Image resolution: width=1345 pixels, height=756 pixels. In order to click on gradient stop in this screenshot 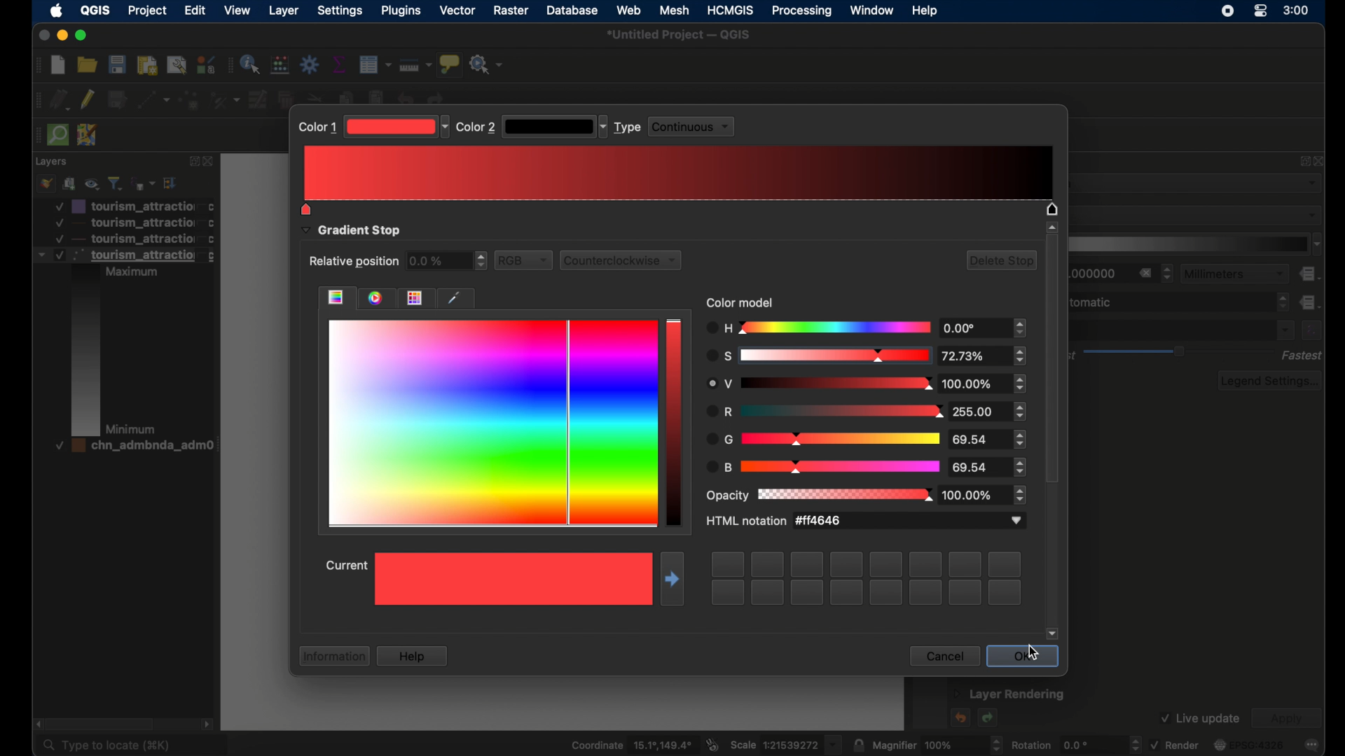, I will do `click(350, 231)`.